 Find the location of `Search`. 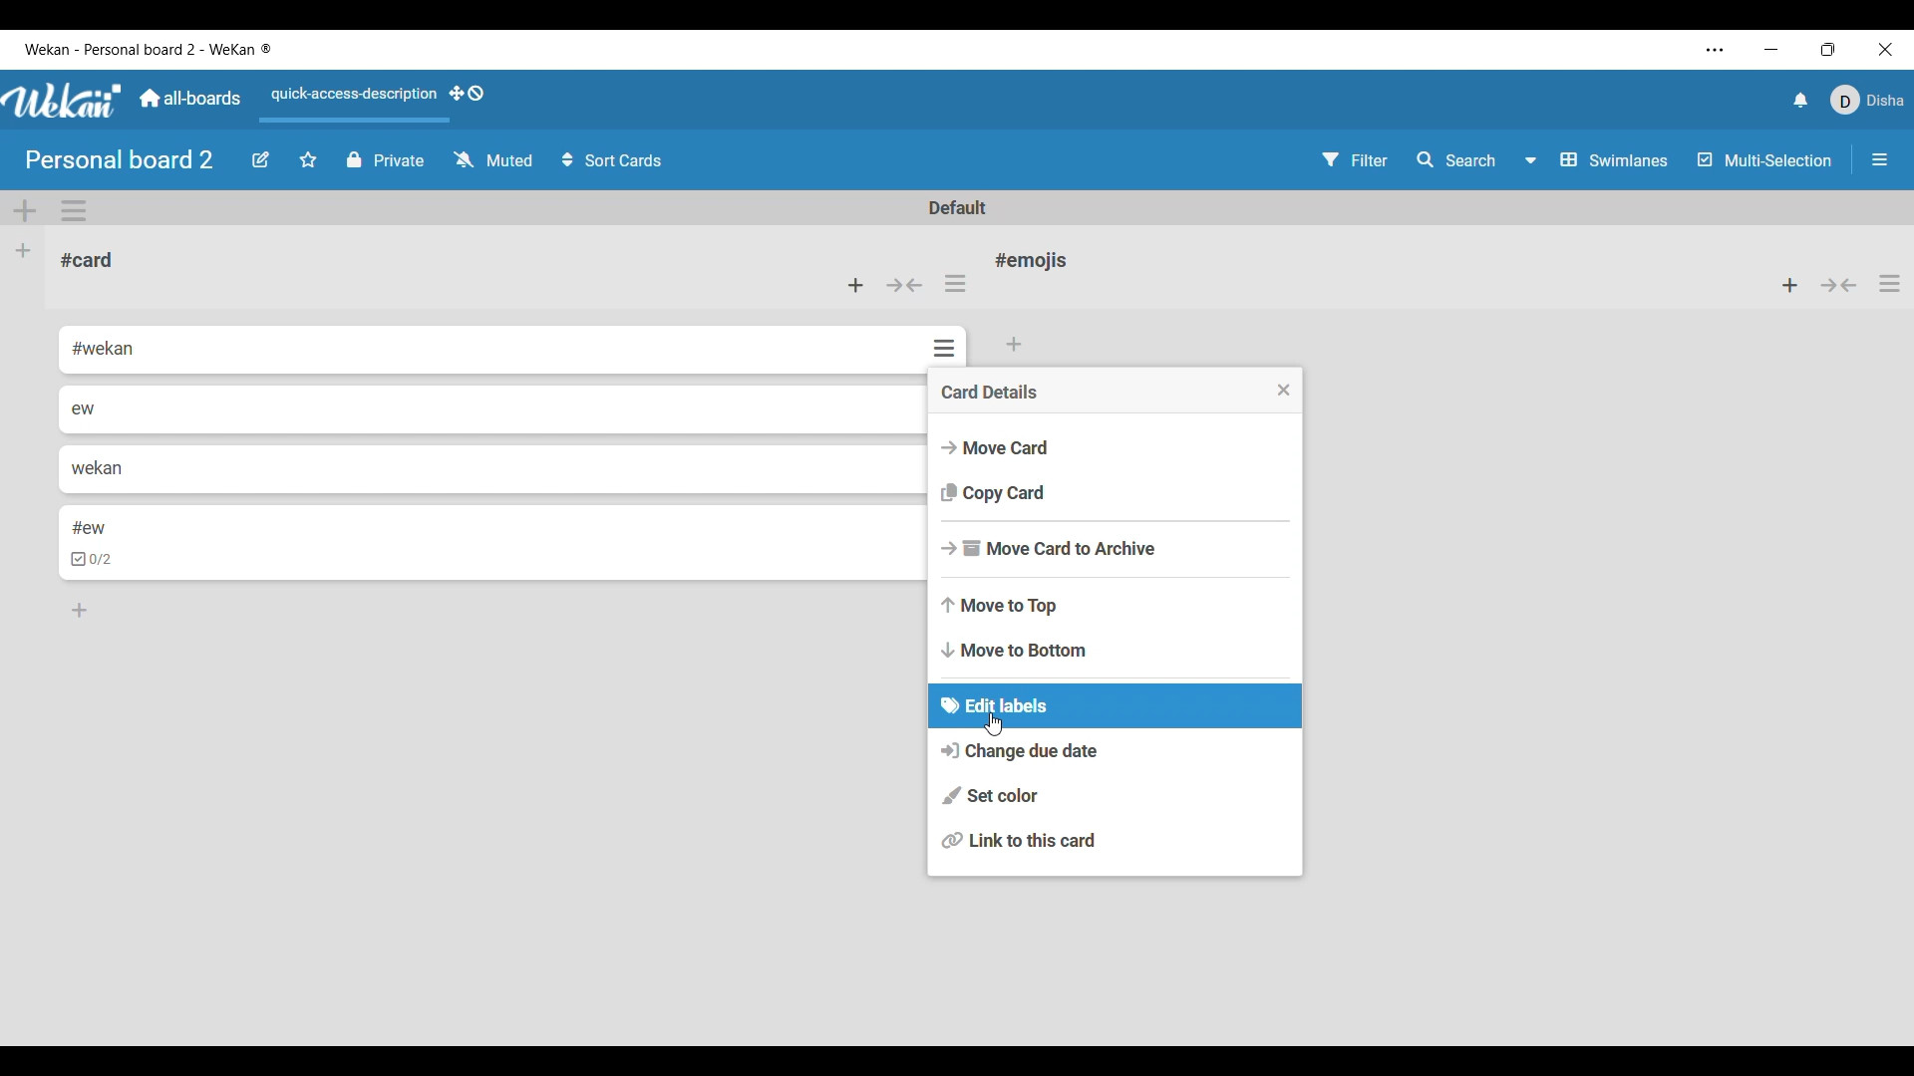

Search is located at coordinates (1454, 158).